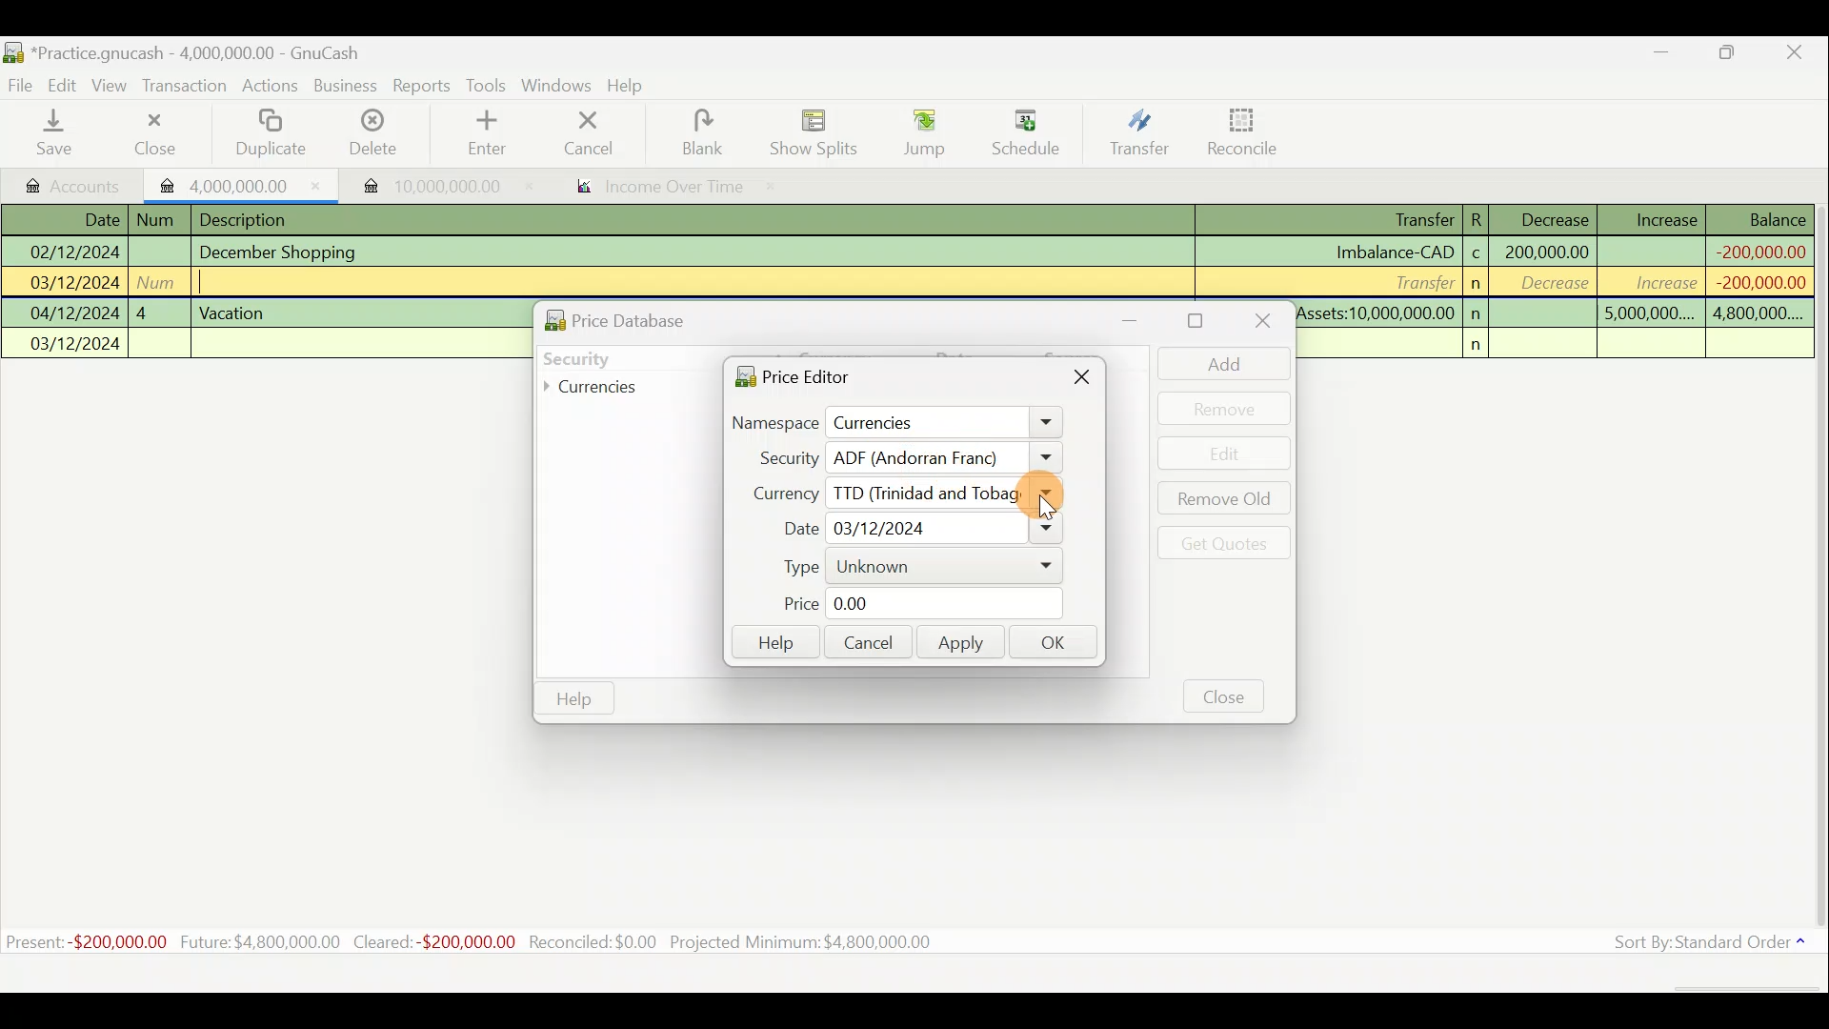 This screenshot has height=1029, width=1829. I want to click on Schedule, so click(1026, 132).